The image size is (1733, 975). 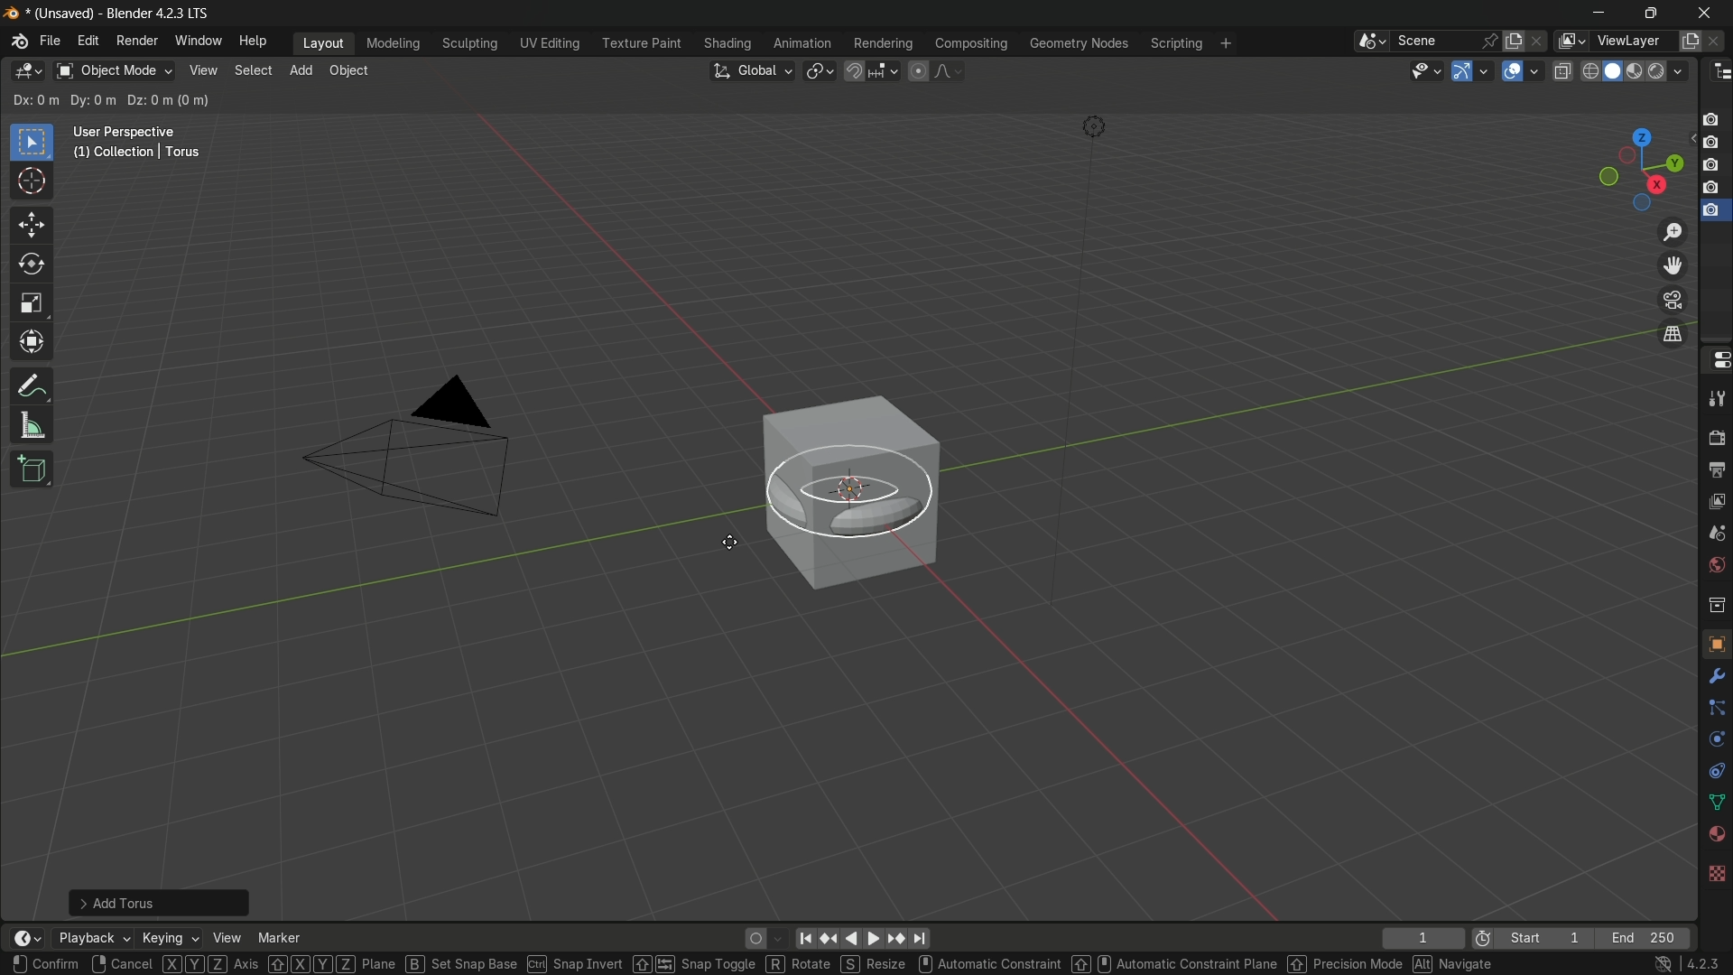 What do you see at coordinates (1690, 42) in the screenshot?
I see `add layer` at bounding box center [1690, 42].